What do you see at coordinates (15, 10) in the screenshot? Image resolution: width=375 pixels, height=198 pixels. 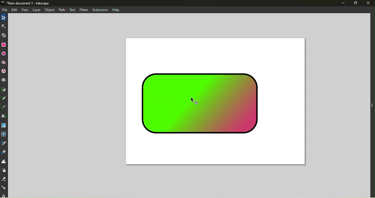 I see `edit` at bounding box center [15, 10].